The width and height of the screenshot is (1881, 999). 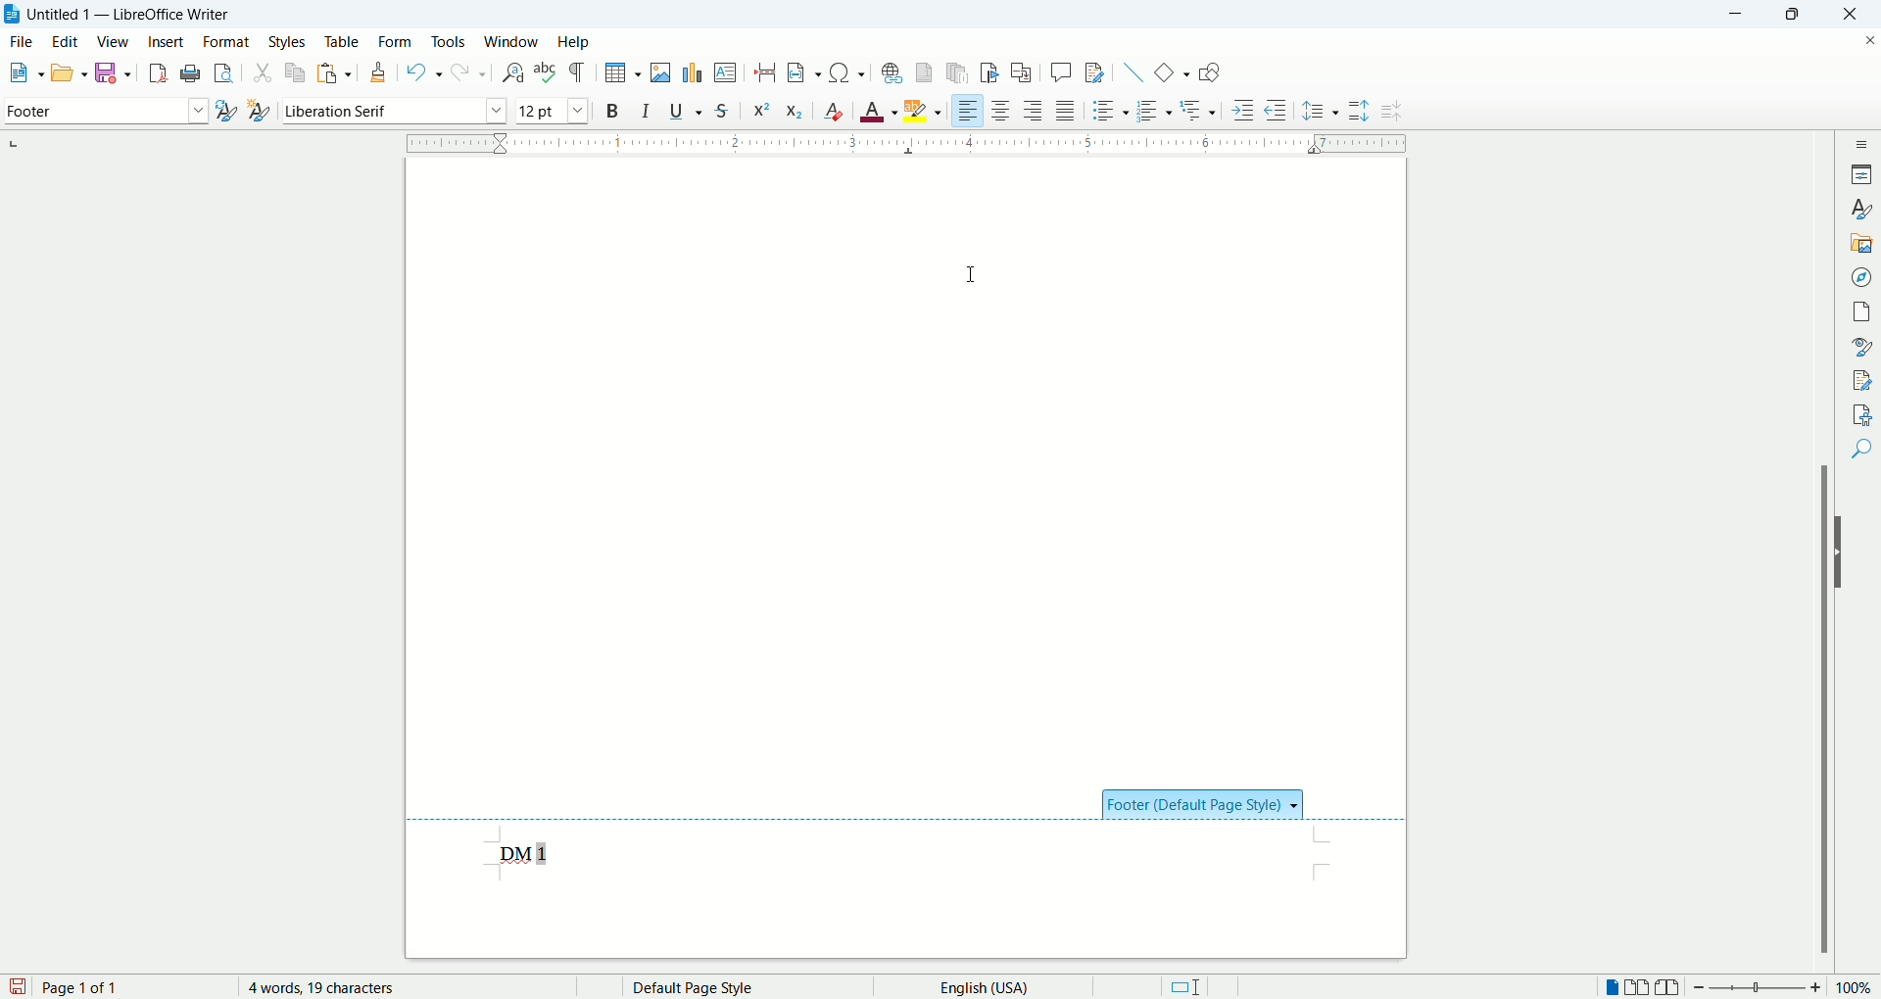 I want to click on insert text, so click(x=724, y=73).